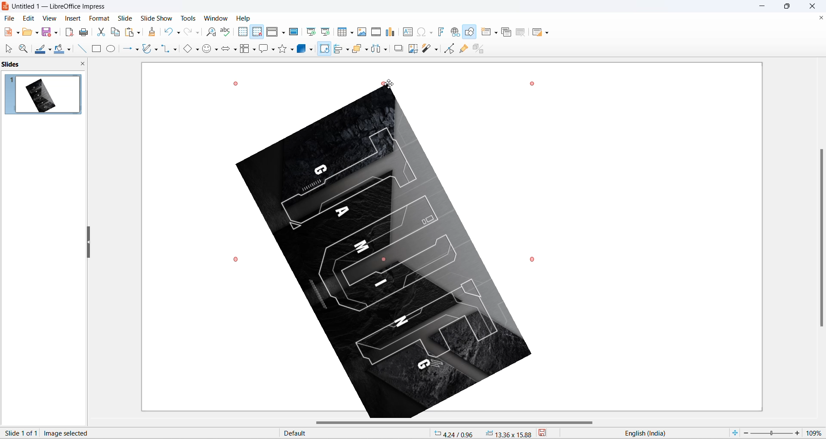  I want to click on tools, so click(191, 18).